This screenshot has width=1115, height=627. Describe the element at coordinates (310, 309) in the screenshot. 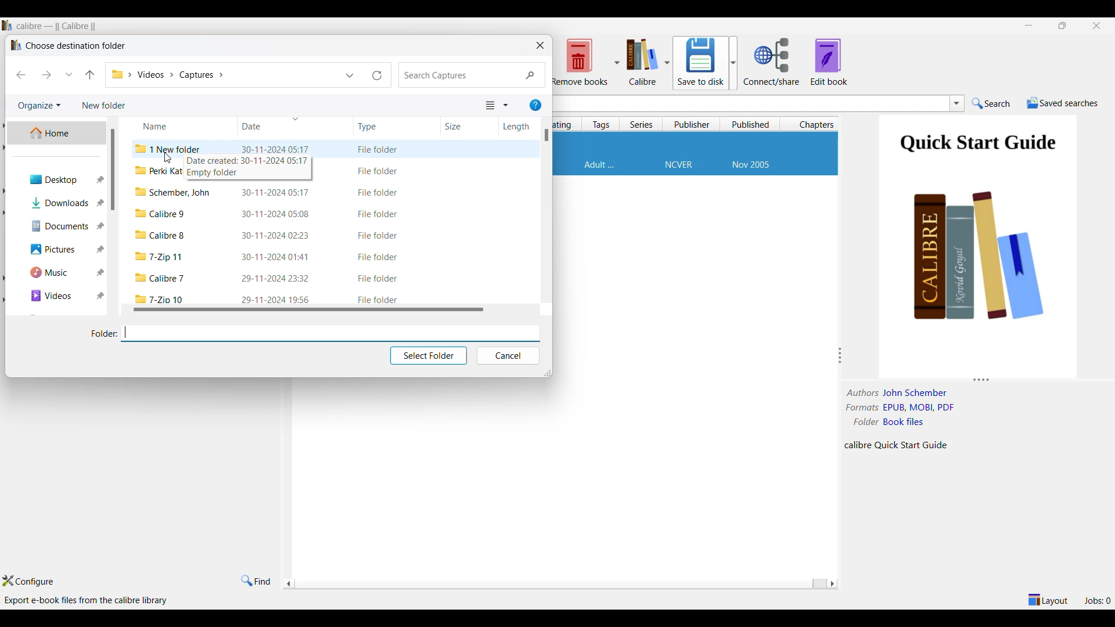

I see `Horizontal slide bar` at that location.